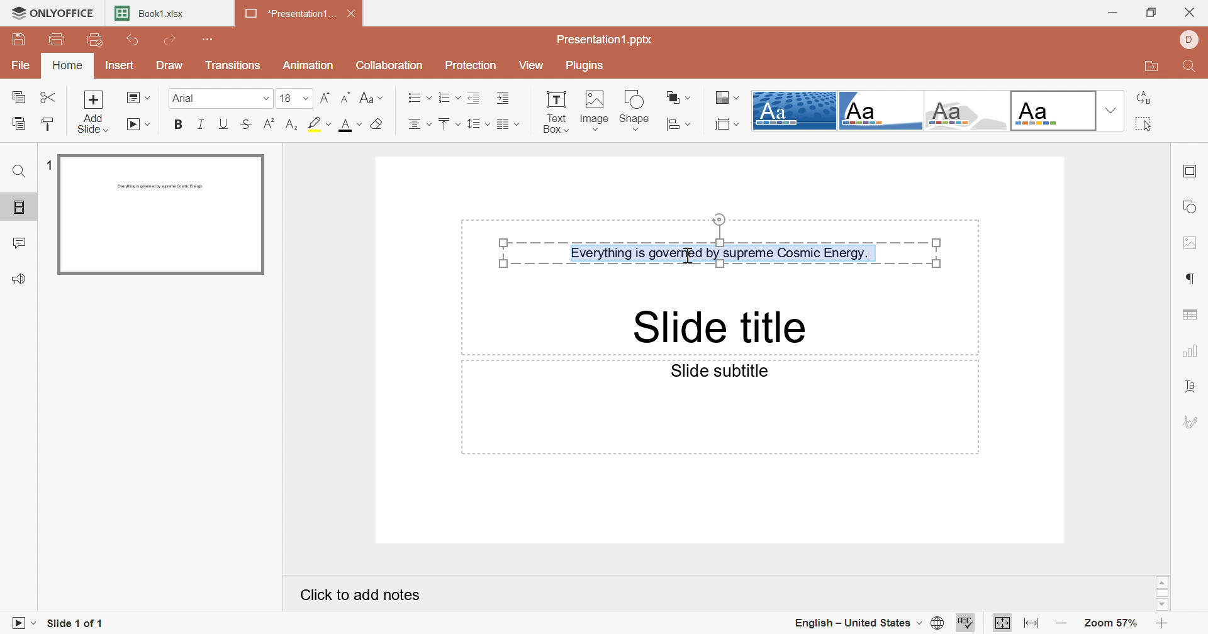 This screenshot has height=634, width=1208. Describe the element at coordinates (1192, 387) in the screenshot. I see `Text art settings` at that location.